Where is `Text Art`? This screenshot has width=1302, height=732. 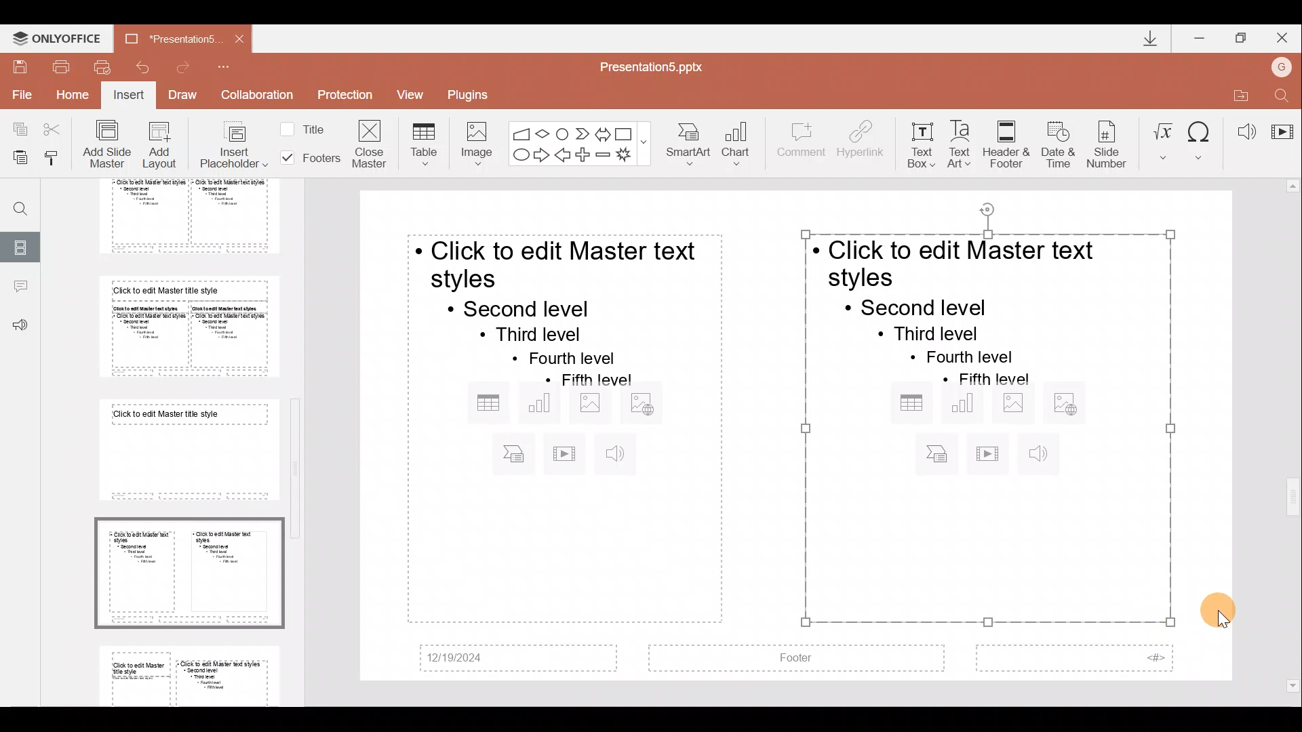 Text Art is located at coordinates (963, 140).